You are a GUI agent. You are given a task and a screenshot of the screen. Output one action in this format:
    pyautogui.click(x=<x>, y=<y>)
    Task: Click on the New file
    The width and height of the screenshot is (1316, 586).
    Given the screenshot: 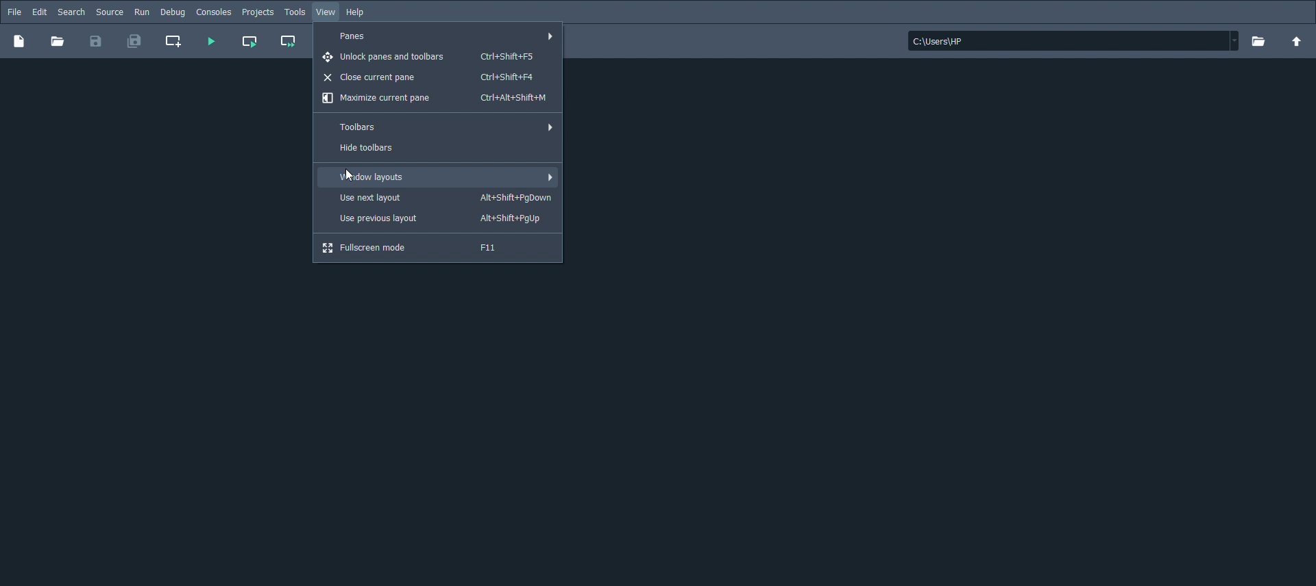 What is the action you would take?
    pyautogui.click(x=19, y=42)
    